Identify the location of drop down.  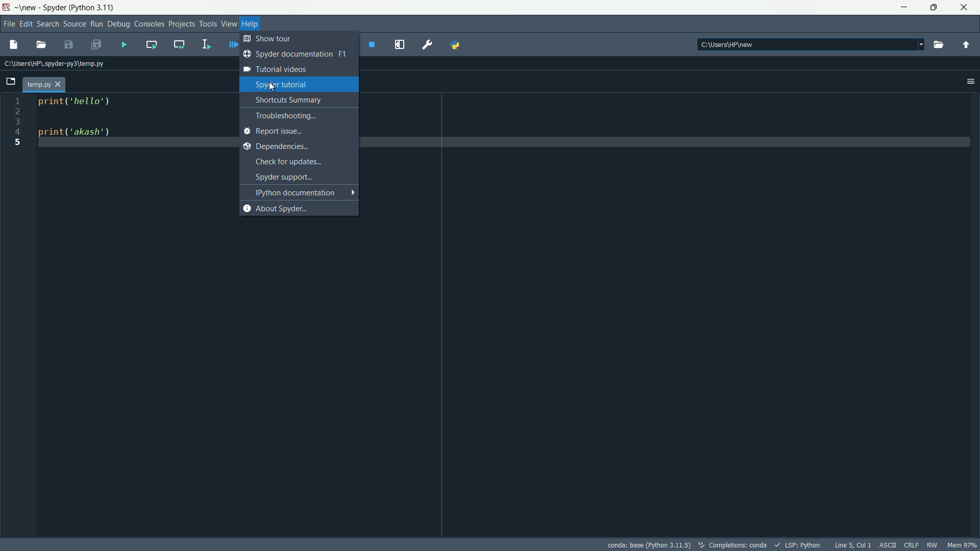
(920, 45).